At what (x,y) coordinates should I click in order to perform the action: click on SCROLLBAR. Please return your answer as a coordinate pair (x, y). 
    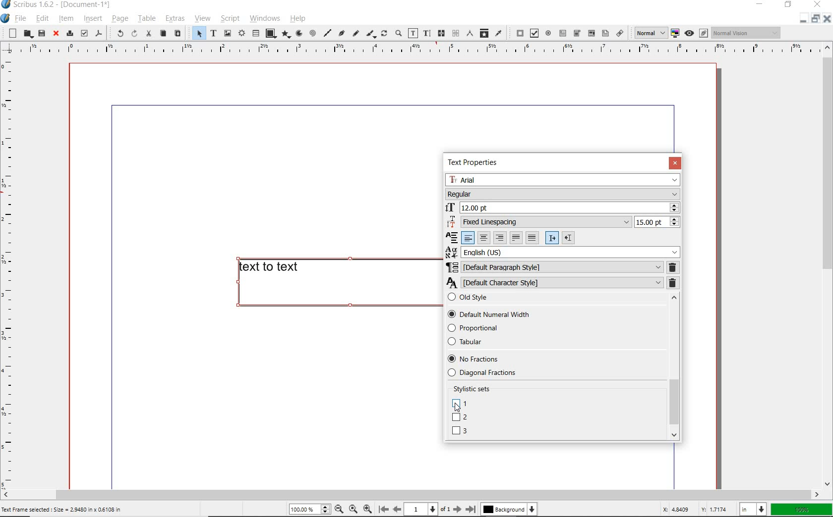
    Looking at the image, I should click on (675, 367).